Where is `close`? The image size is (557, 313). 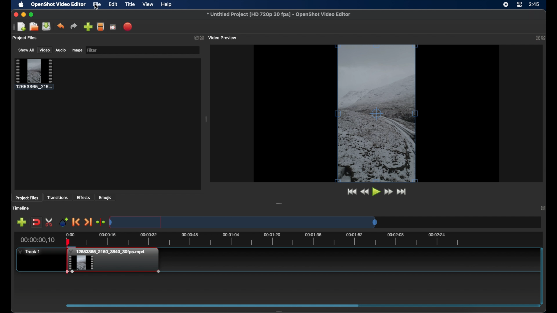 close is located at coordinates (544, 208).